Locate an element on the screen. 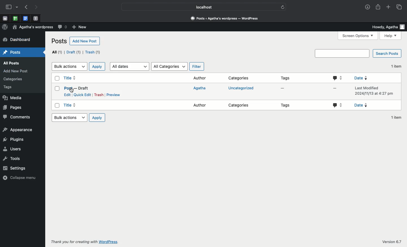 This screenshot has height=247, width=407. Search is located at coordinates (342, 53).